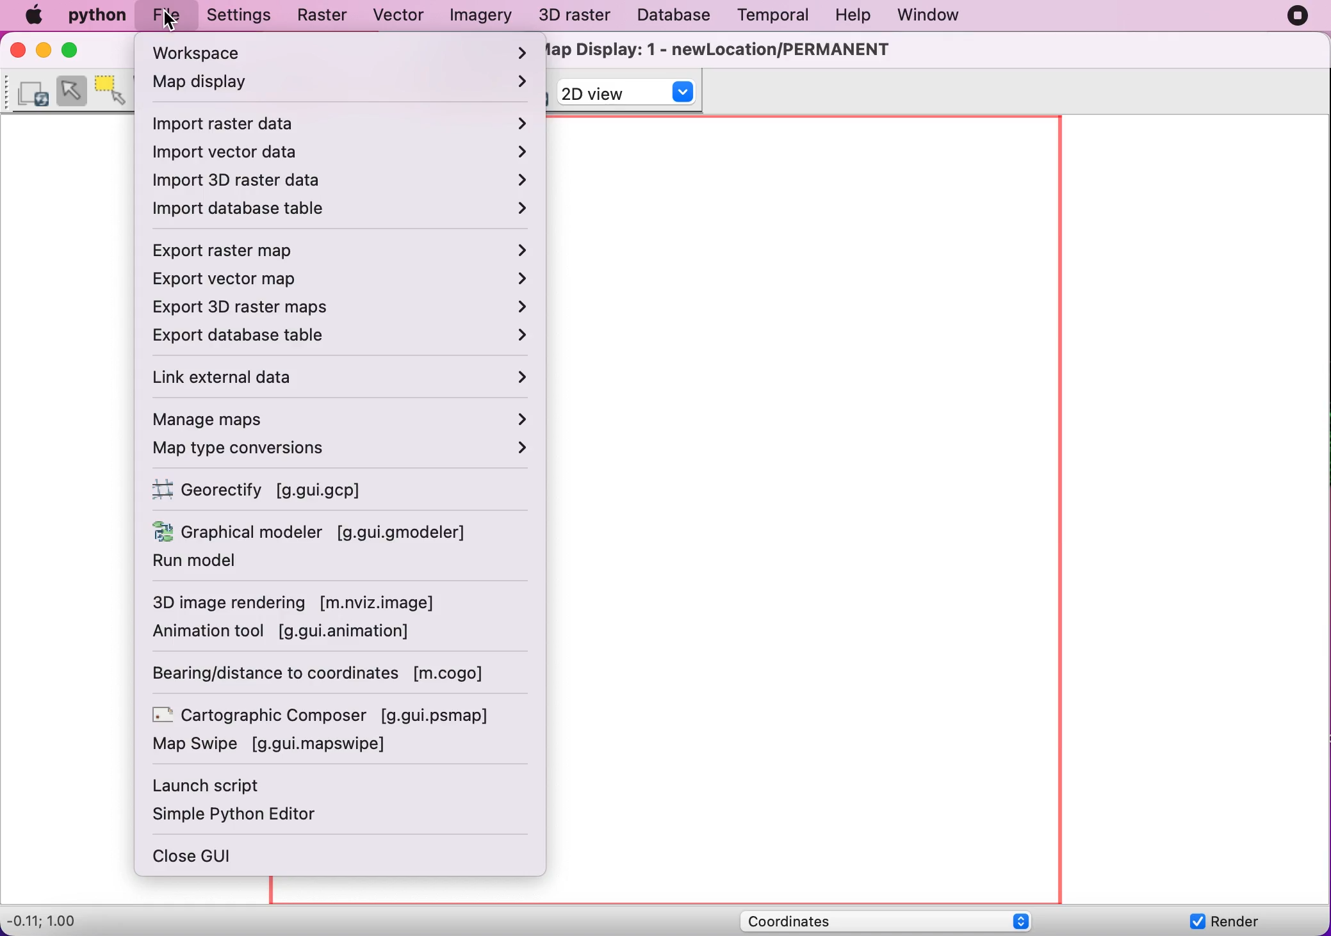 This screenshot has height=936, width=1331. Describe the element at coordinates (341, 122) in the screenshot. I see `import raster data` at that location.